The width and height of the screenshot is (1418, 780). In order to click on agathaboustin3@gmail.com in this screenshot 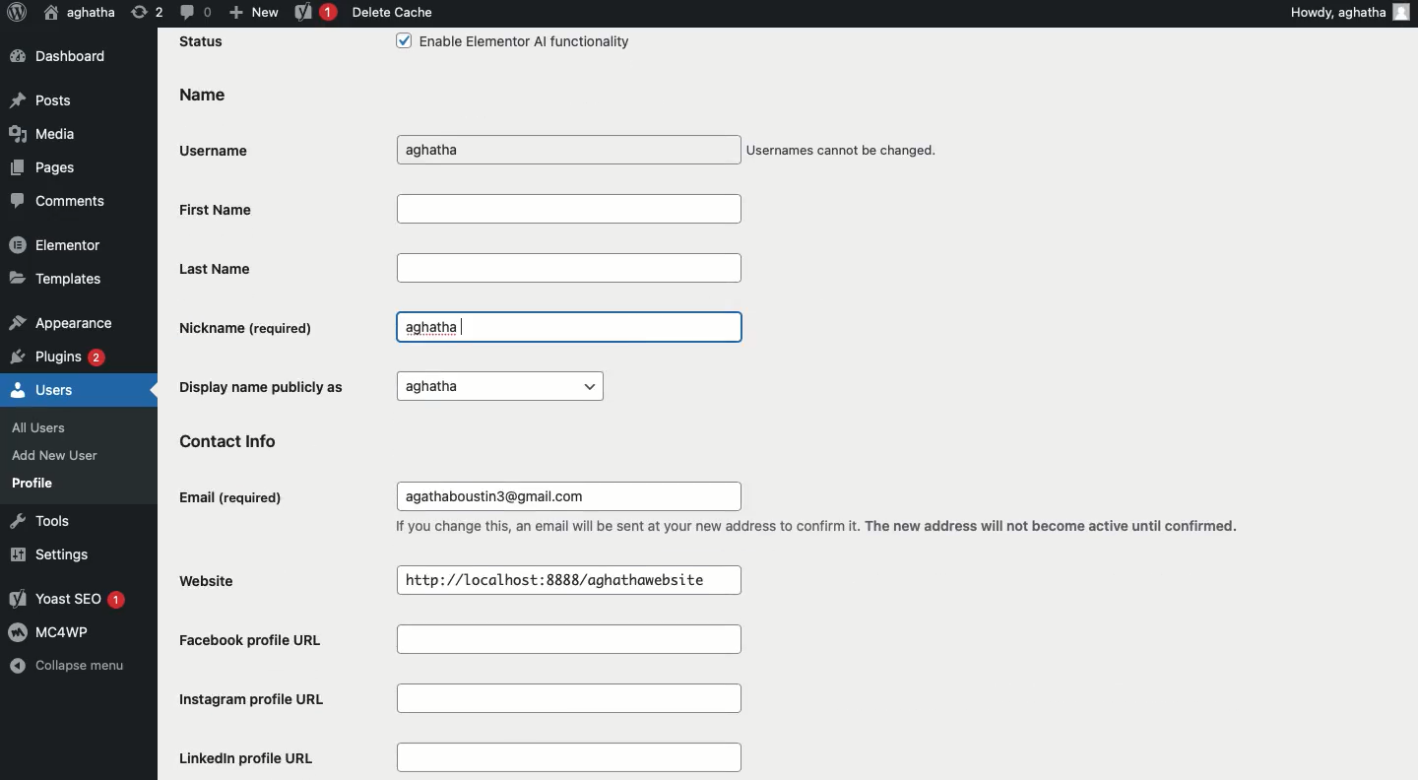, I will do `click(502, 495)`.